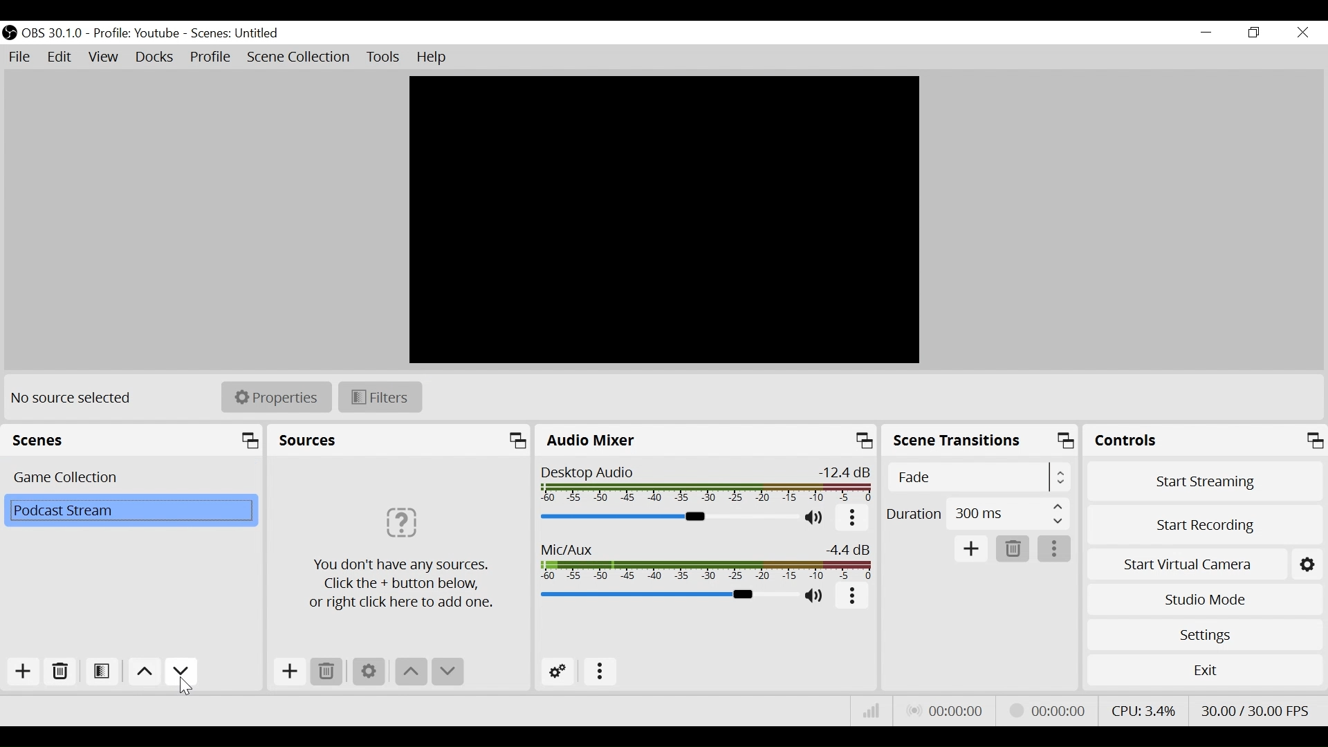 Image resolution: width=1328 pixels, height=747 pixels. Describe the element at coordinates (409, 672) in the screenshot. I see `move up` at that location.